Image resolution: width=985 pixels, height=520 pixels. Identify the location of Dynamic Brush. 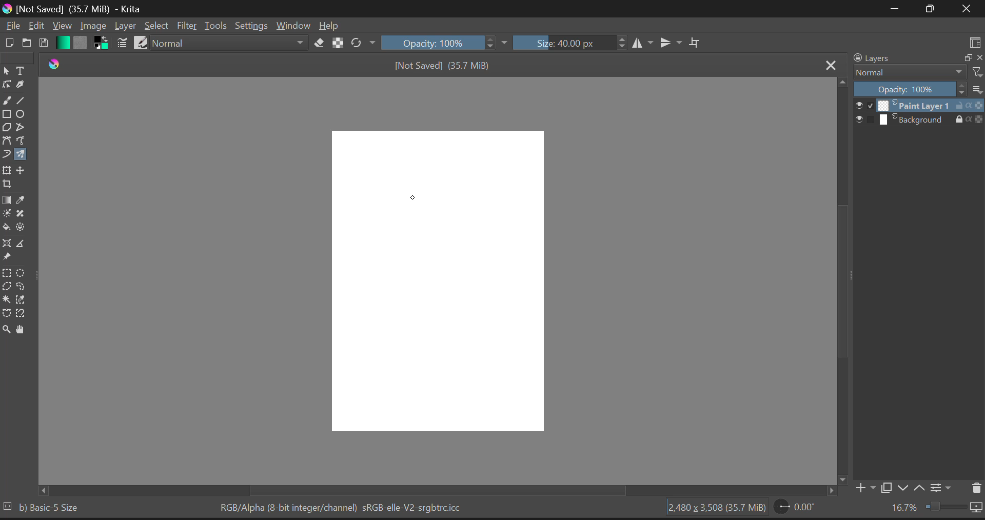
(6, 154).